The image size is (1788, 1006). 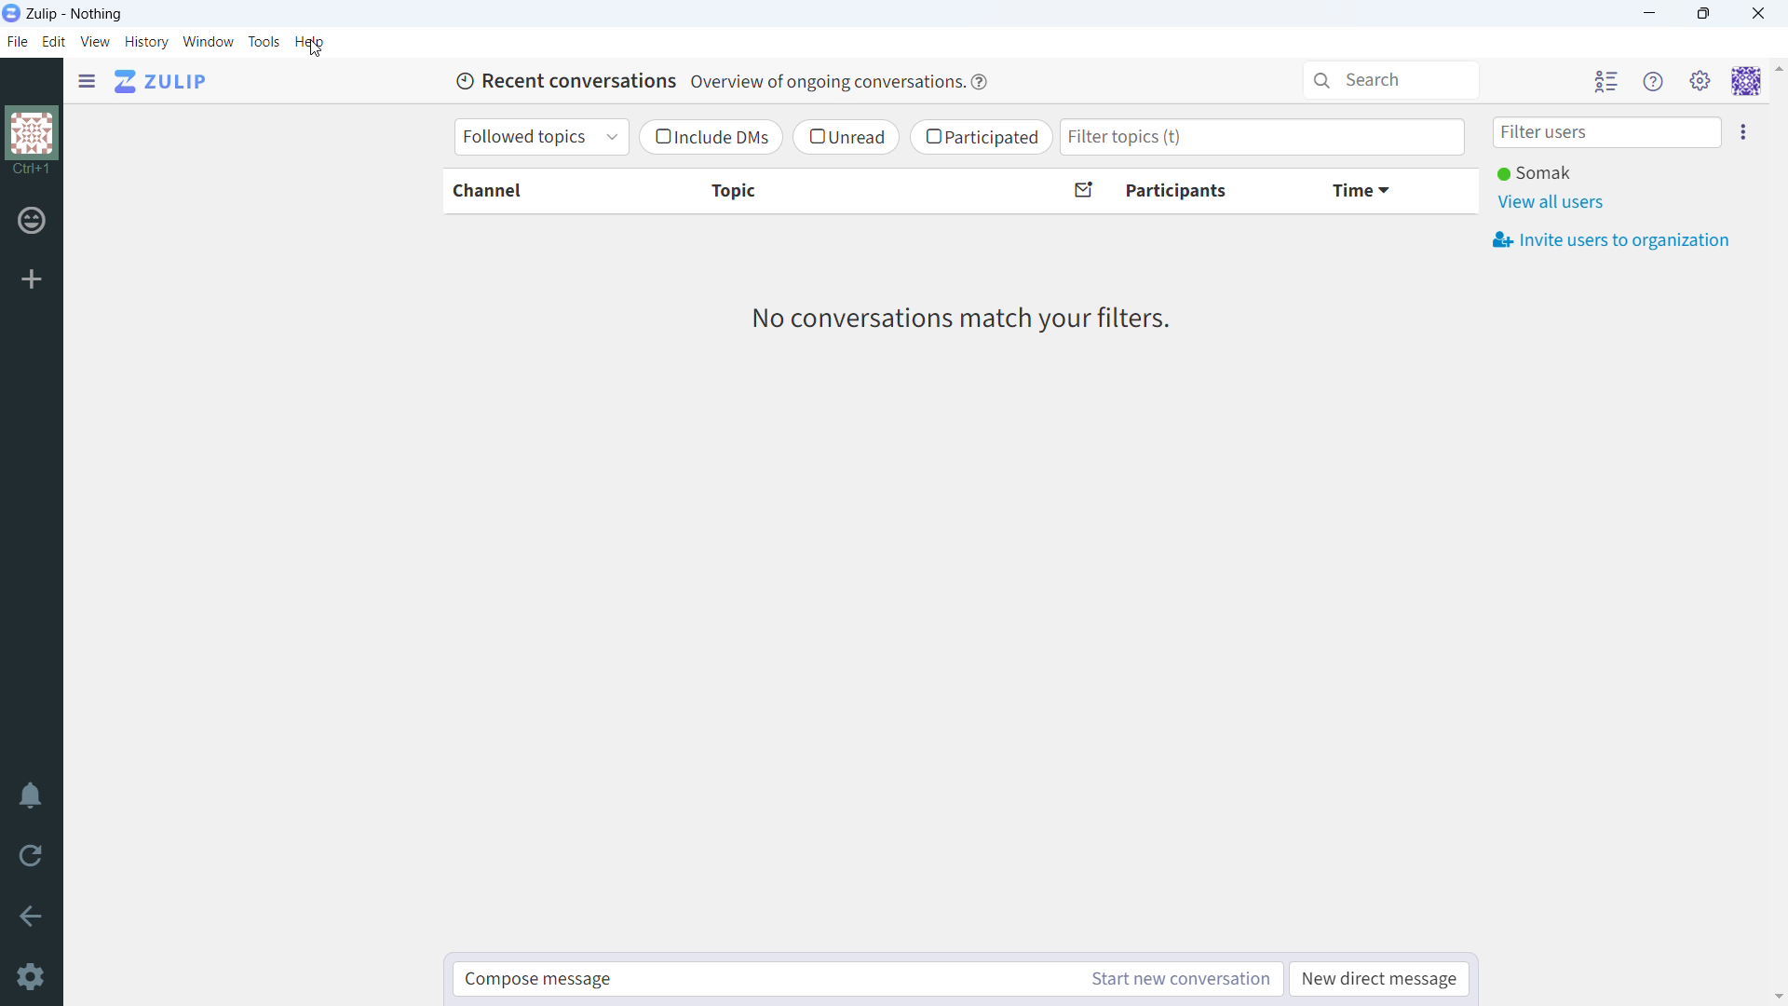 I want to click on Followed topics, so click(x=541, y=137).